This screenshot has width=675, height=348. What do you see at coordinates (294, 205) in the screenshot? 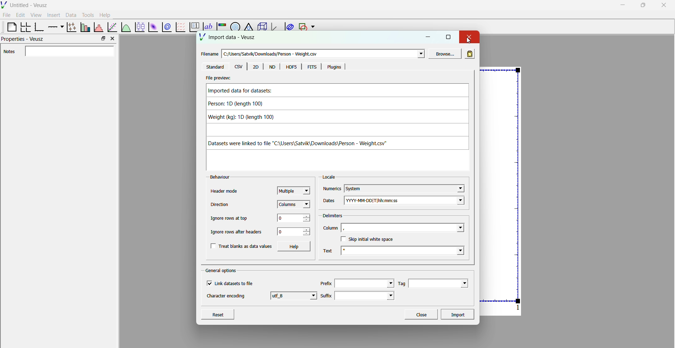
I see `Columns - dropdown` at bounding box center [294, 205].